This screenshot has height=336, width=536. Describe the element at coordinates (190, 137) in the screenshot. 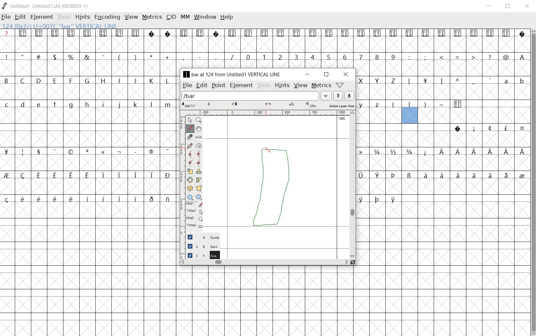

I see `cut splines in two` at that location.